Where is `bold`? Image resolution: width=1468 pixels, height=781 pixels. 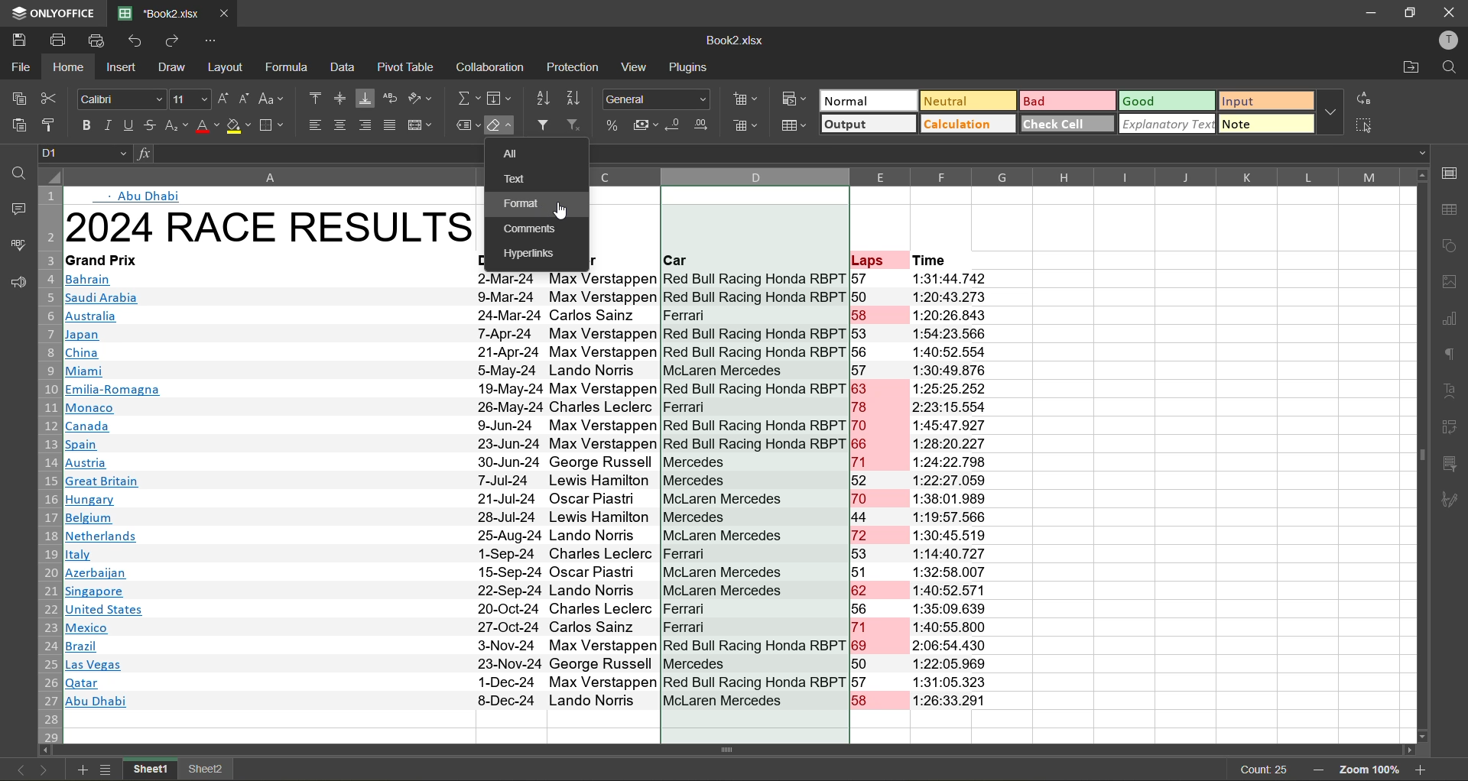
bold is located at coordinates (83, 125).